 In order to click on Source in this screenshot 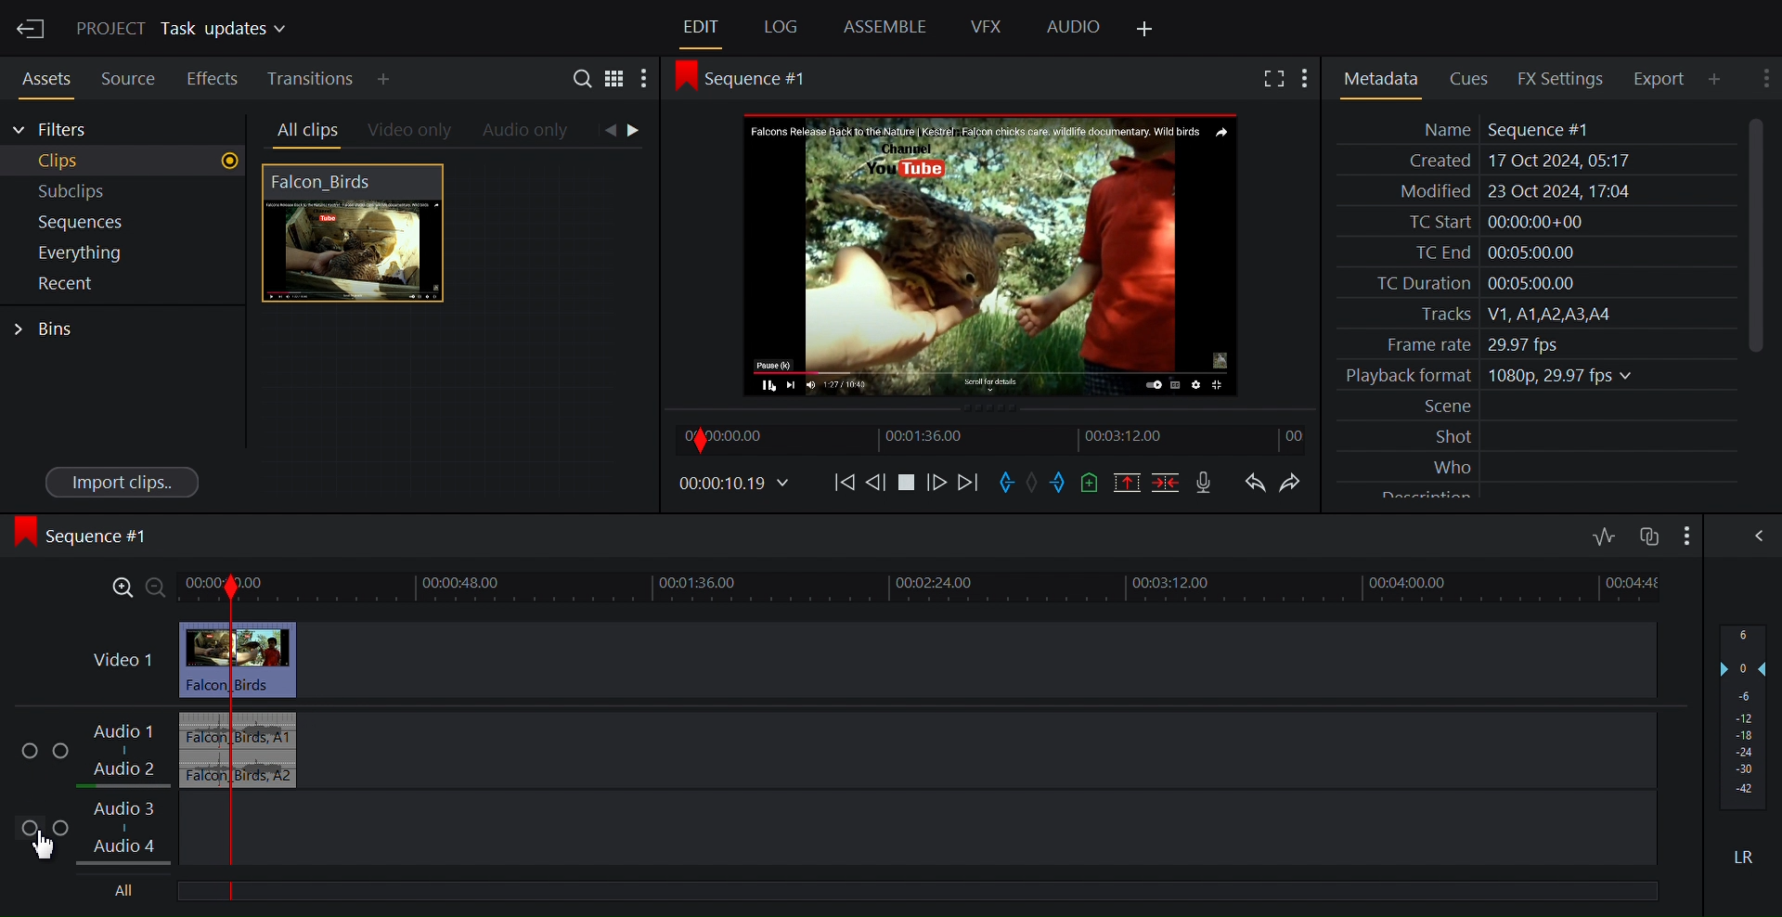, I will do `click(129, 76)`.